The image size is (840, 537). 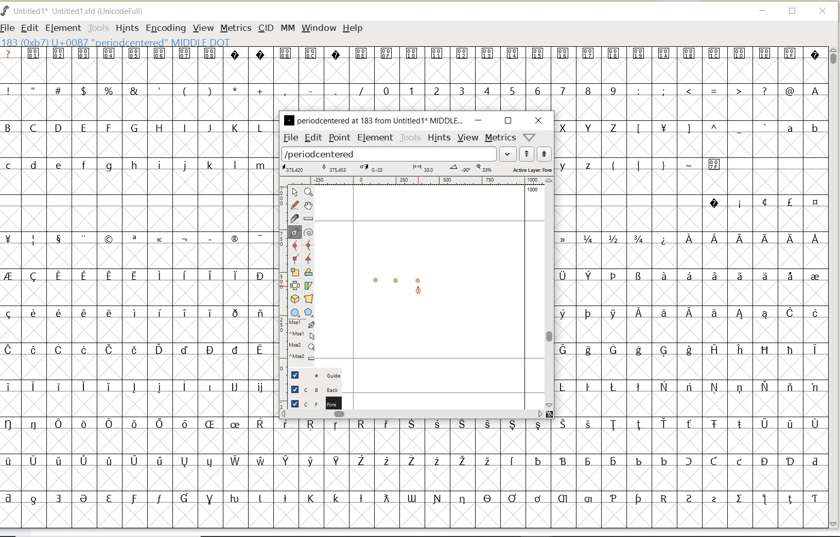 I want to click on hints, so click(x=440, y=137).